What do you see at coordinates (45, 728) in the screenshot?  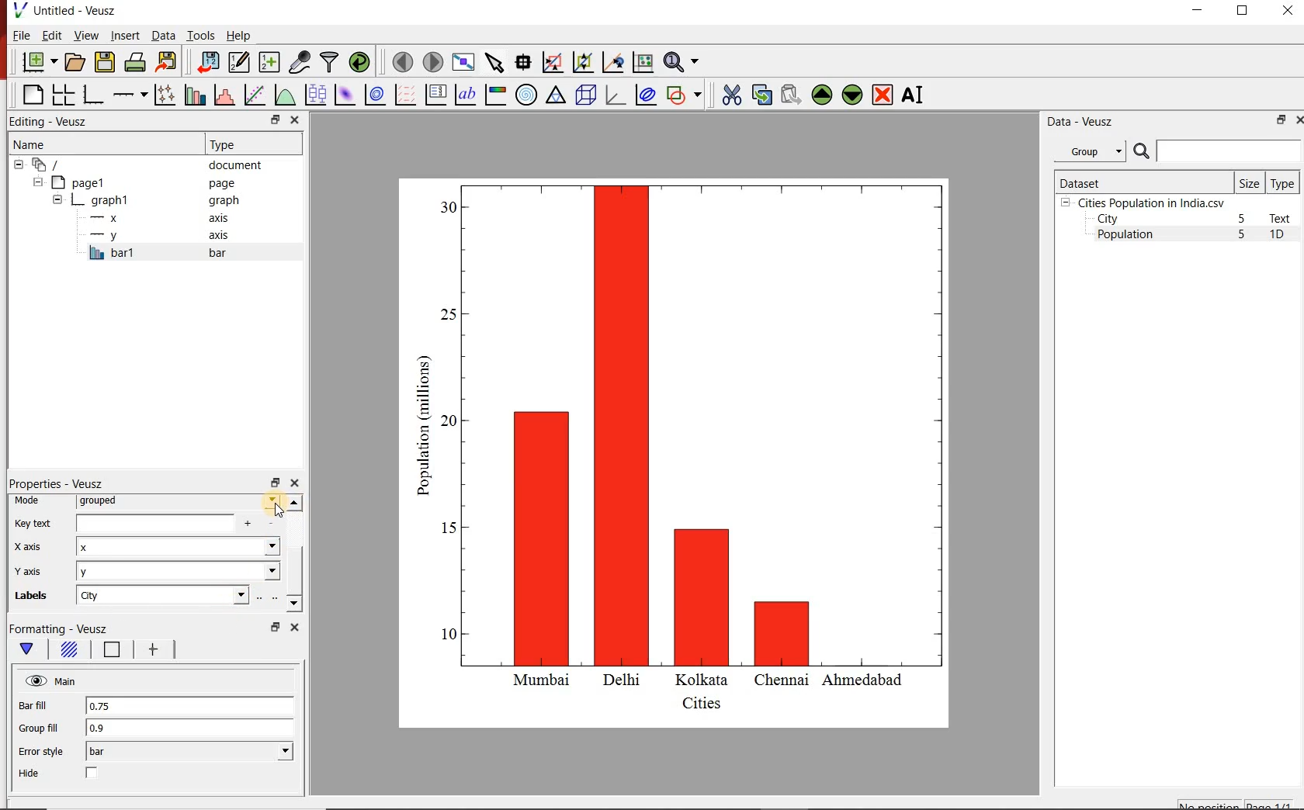 I see `Group fill` at bounding box center [45, 728].